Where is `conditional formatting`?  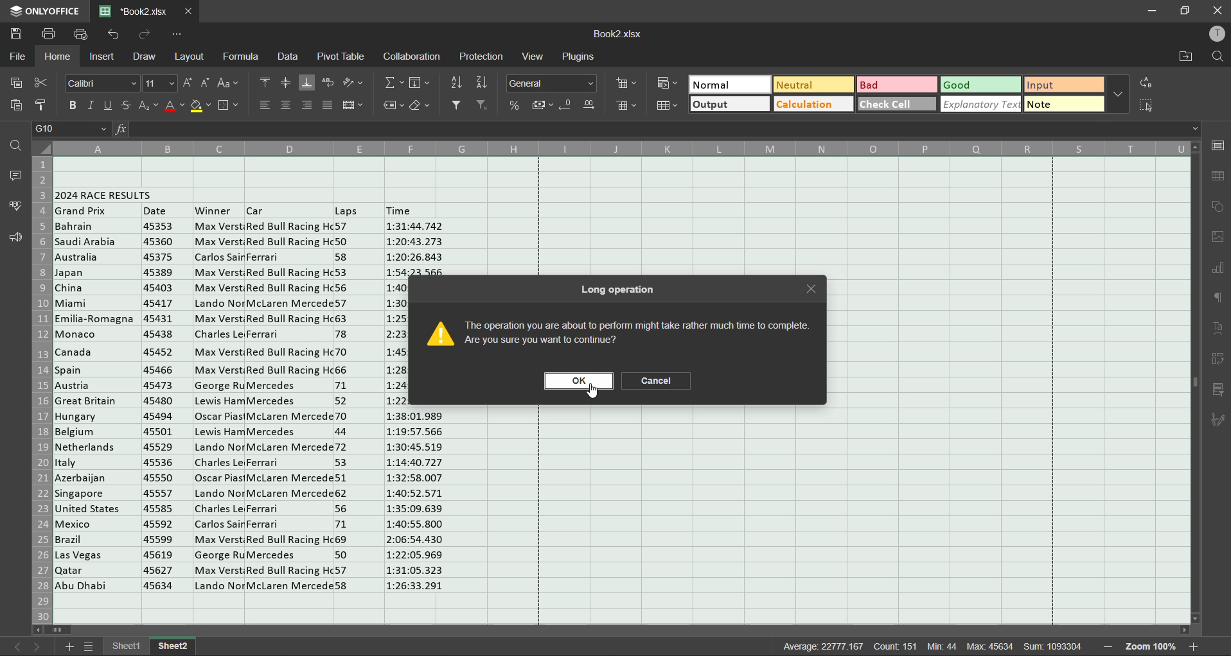
conditional formatting is located at coordinates (666, 82).